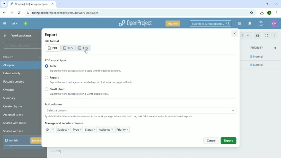  Describe the element at coordinates (11, 13) in the screenshot. I see `Forward` at that location.